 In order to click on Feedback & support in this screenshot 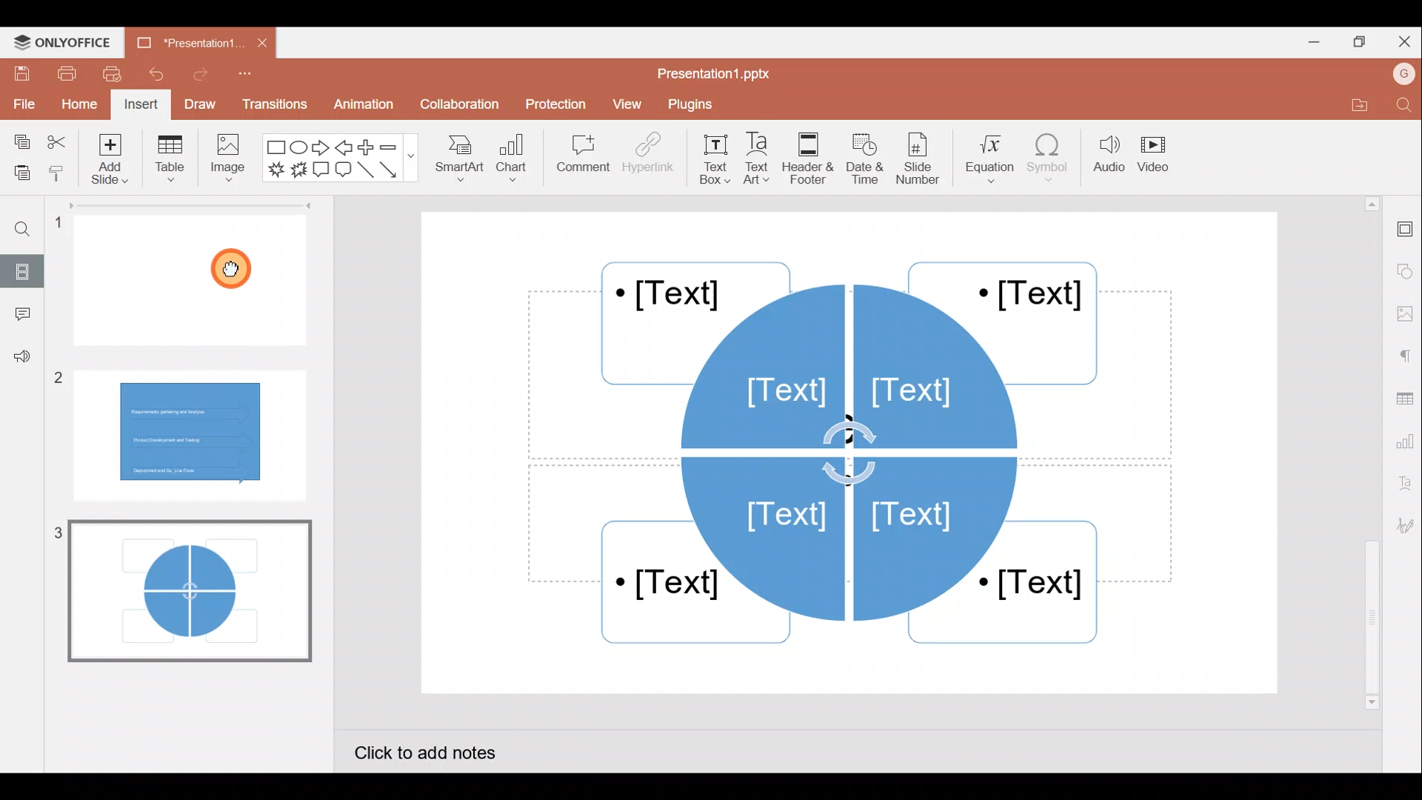, I will do `click(19, 361)`.